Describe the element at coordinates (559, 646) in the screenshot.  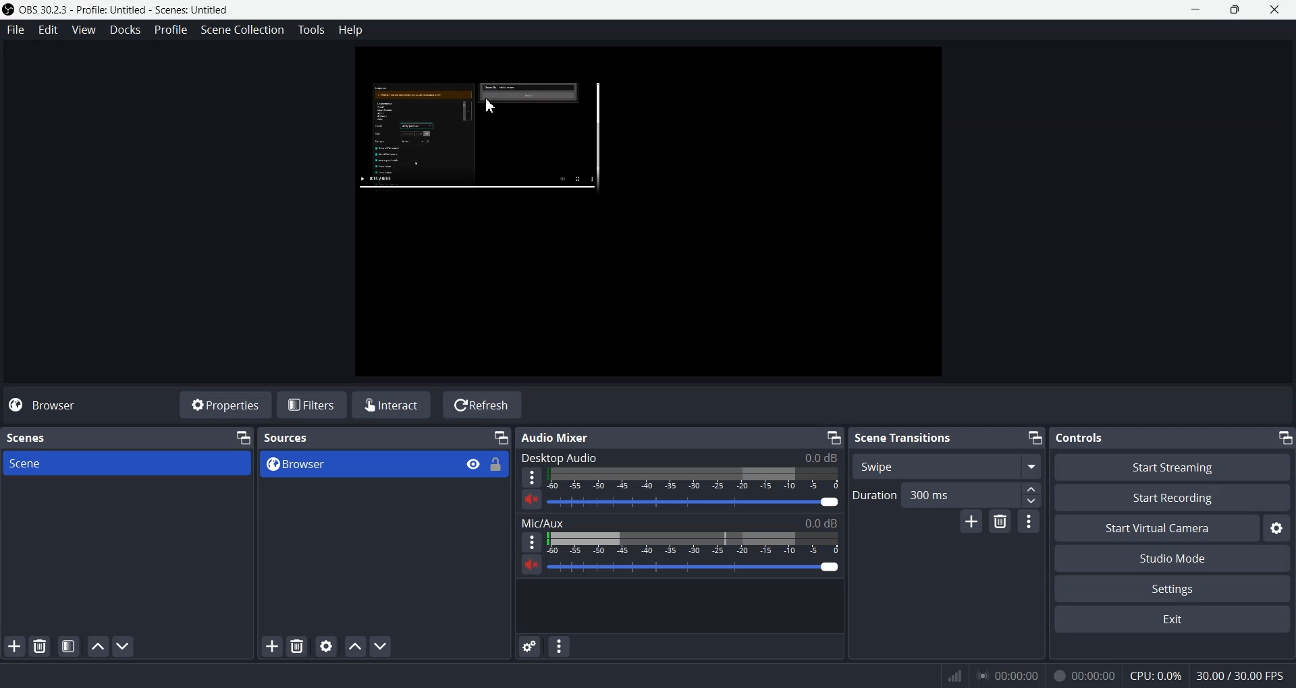
I see `Audio mixer Menu` at that location.